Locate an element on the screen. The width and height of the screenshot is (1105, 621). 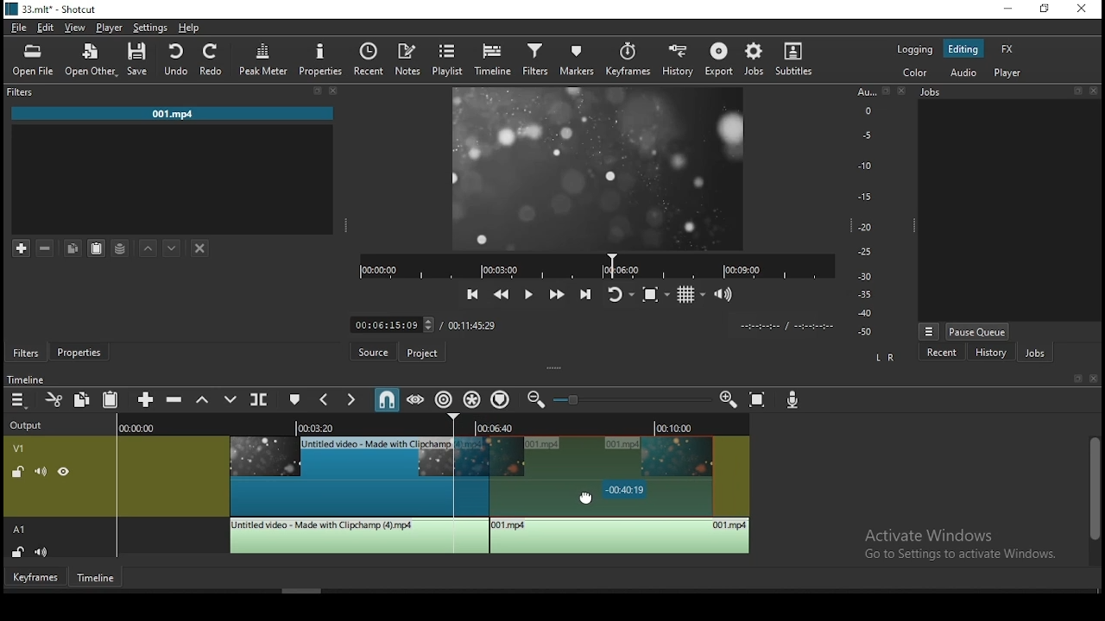
filters is located at coordinates (25, 352).